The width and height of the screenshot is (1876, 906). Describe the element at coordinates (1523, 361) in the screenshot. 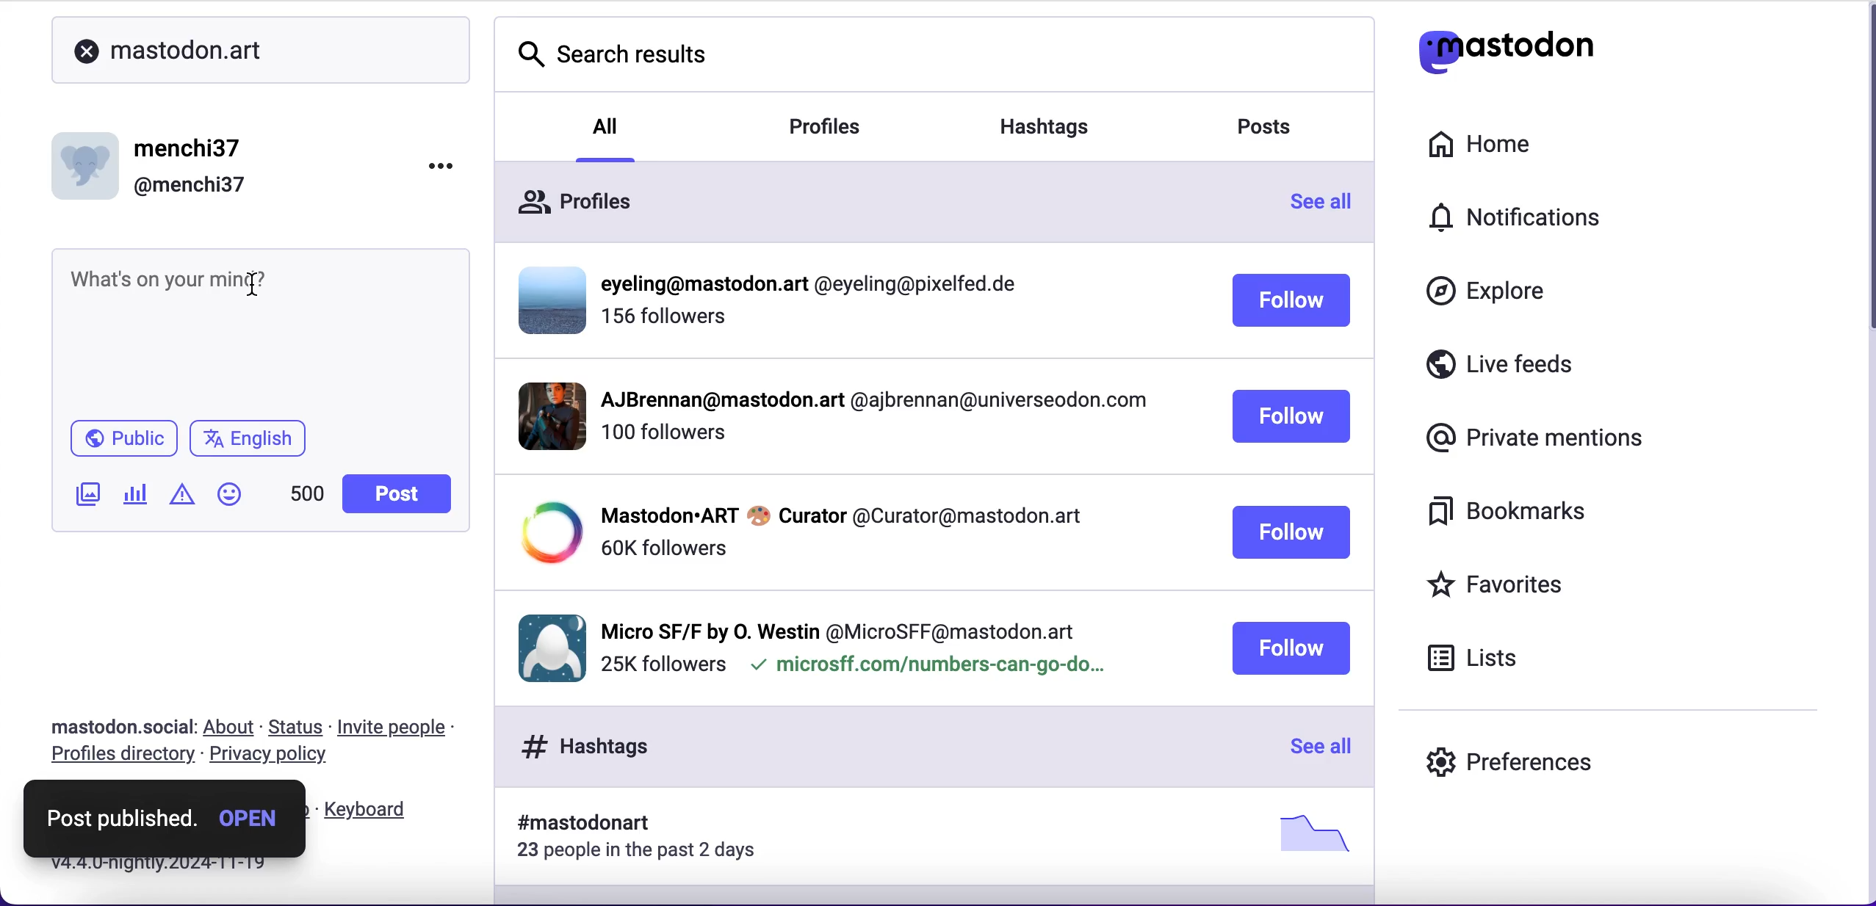

I see `live feeds` at that location.